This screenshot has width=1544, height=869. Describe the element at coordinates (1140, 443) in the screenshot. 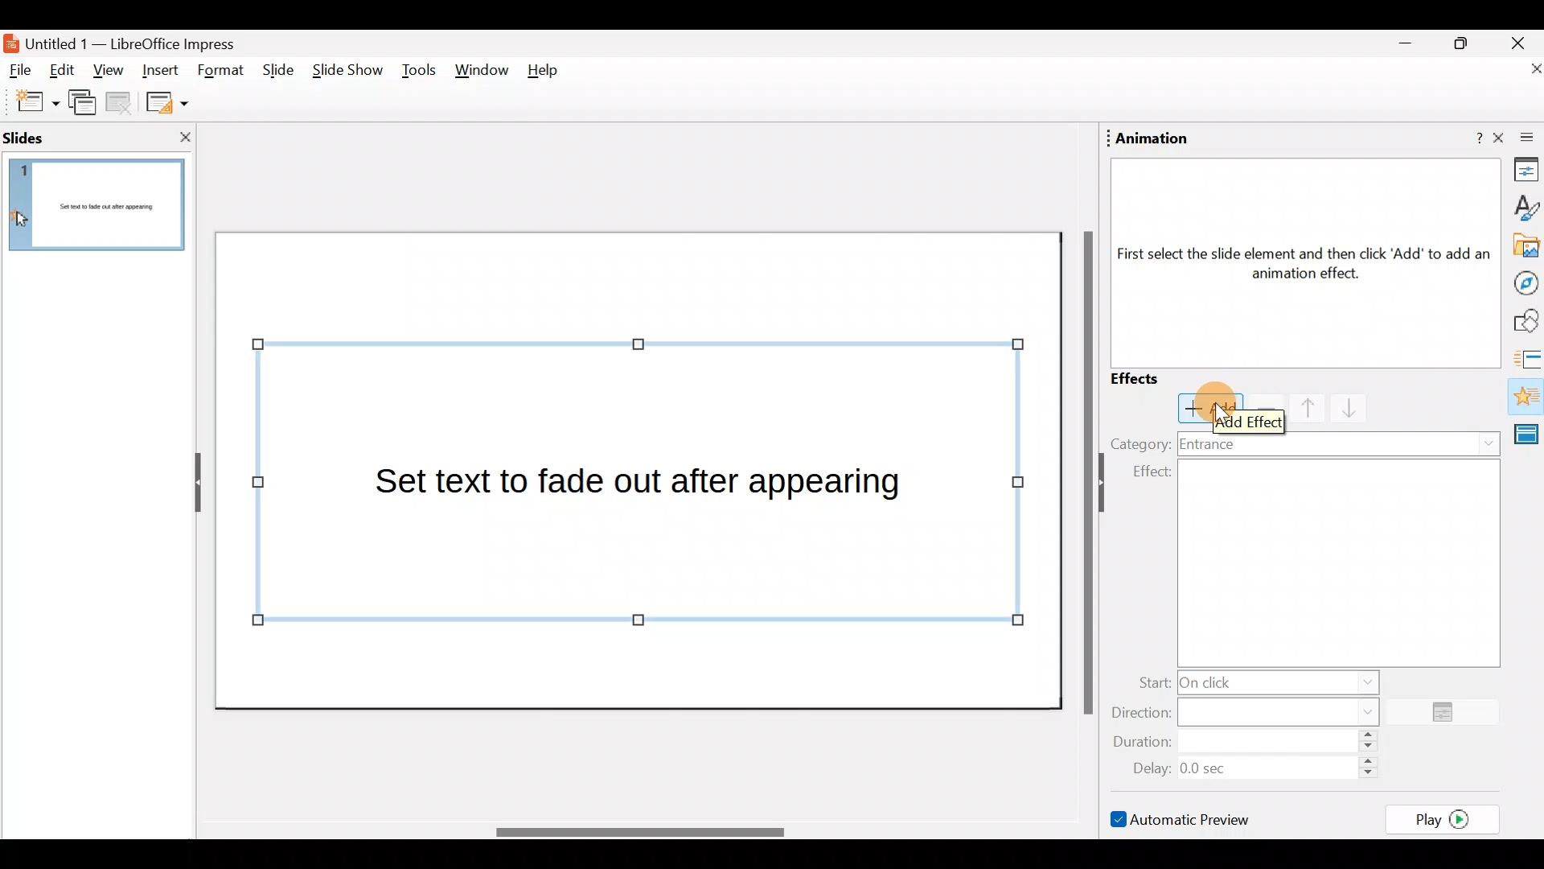

I see `Category` at that location.